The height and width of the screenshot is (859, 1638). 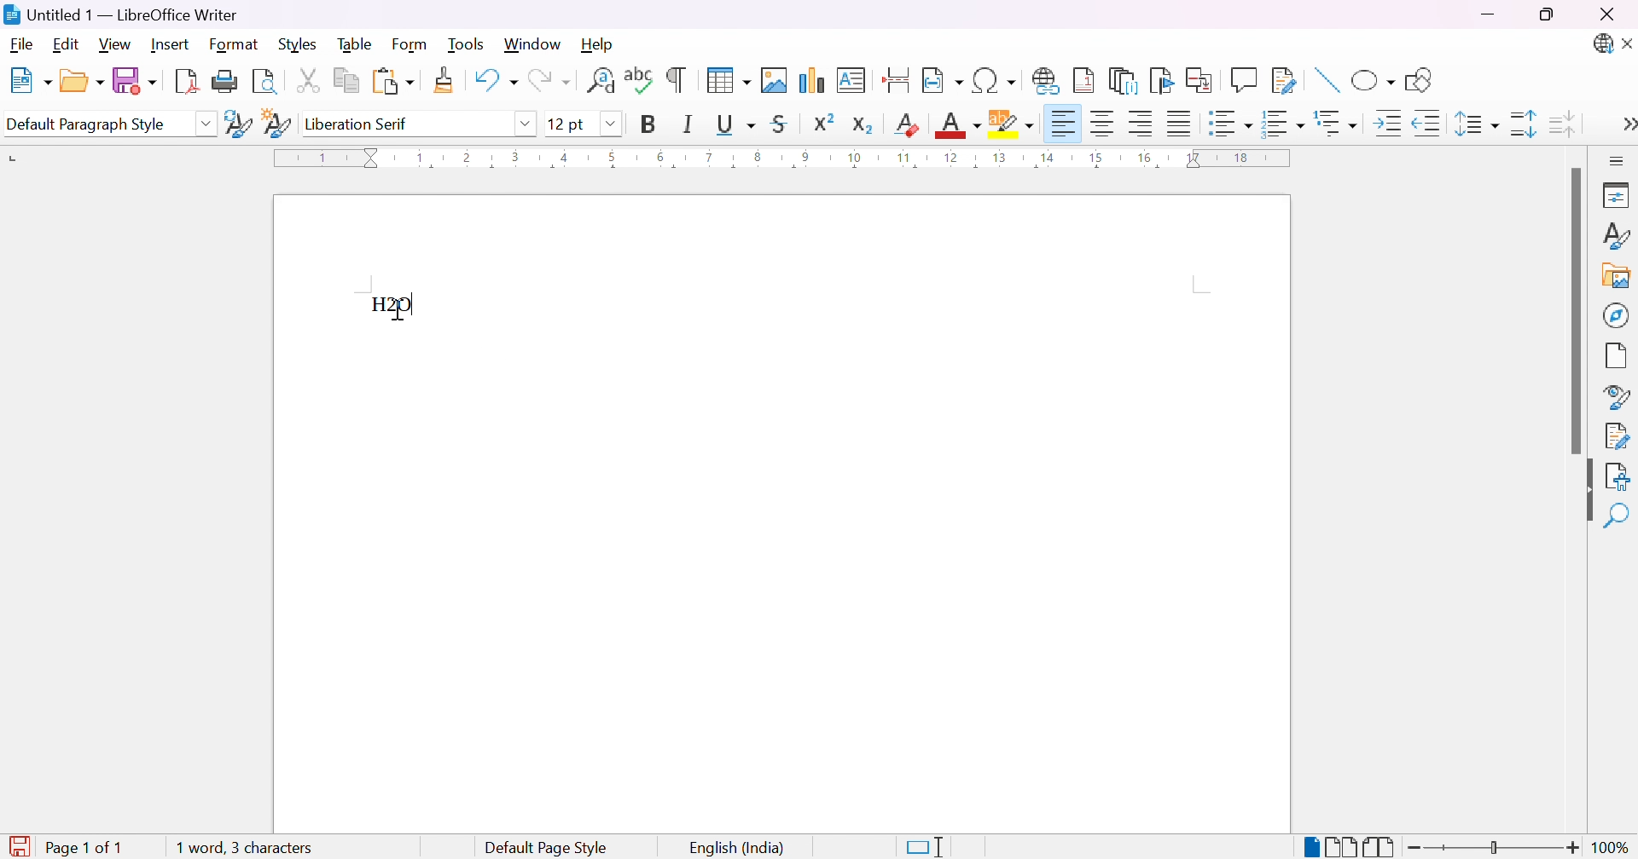 I want to click on Subscript, so click(x=863, y=125).